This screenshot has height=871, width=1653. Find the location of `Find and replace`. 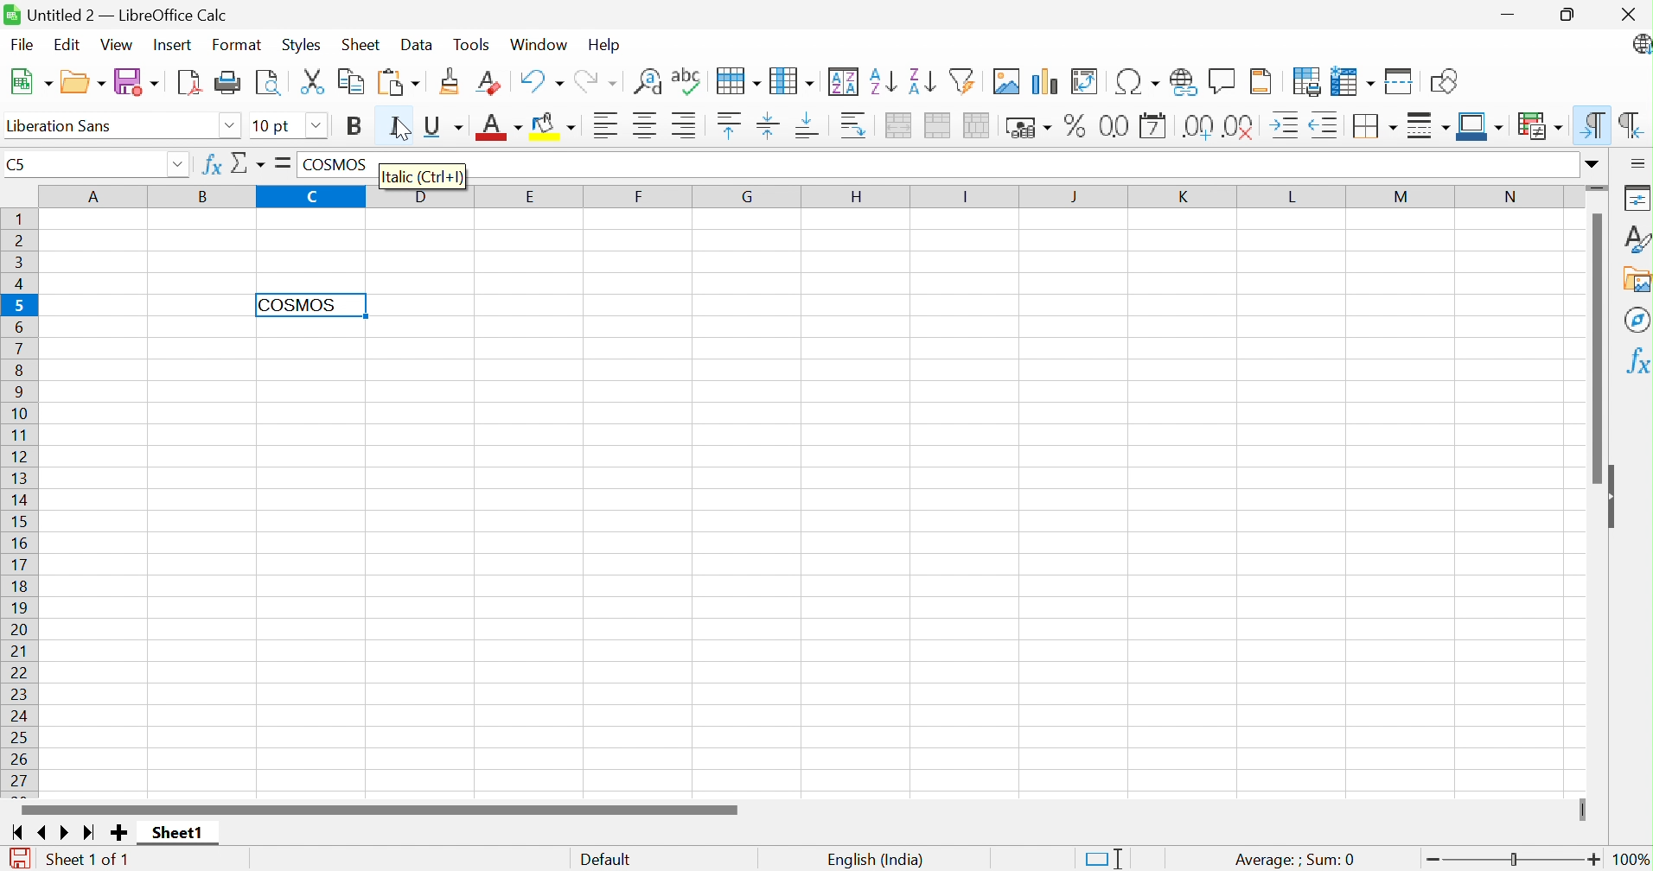

Find and replace is located at coordinates (648, 82).